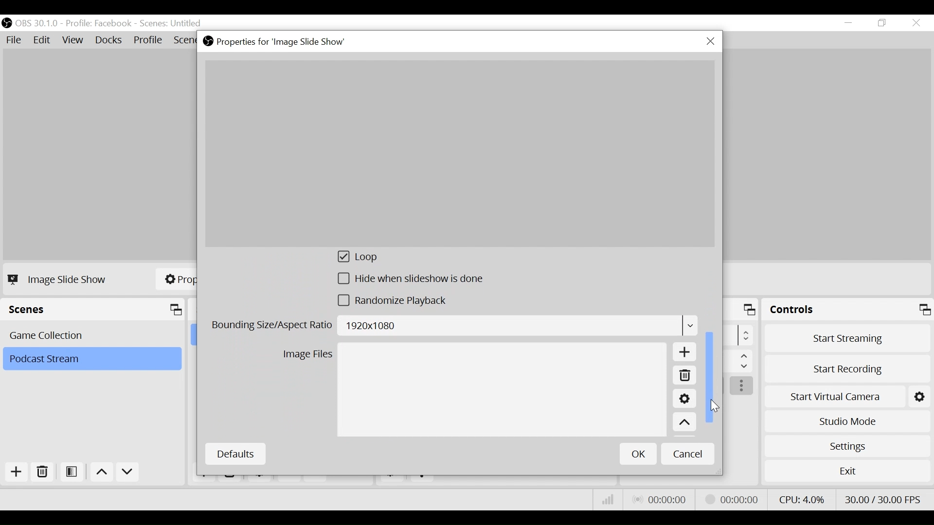  What do you see at coordinates (73, 472) in the screenshot?
I see `Open Scene Filter` at bounding box center [73, 472].